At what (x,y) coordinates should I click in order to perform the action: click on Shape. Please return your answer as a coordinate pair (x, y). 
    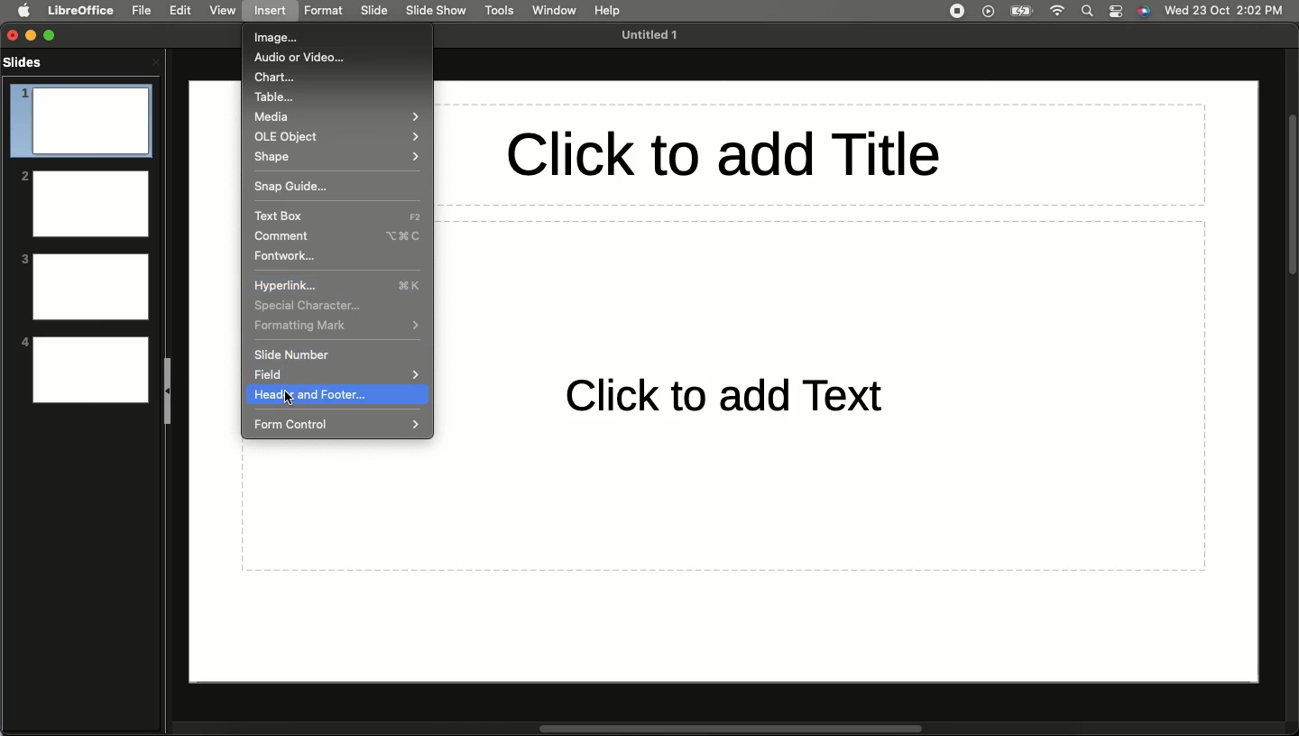
    Looking at the image, I should click on (336, 158).